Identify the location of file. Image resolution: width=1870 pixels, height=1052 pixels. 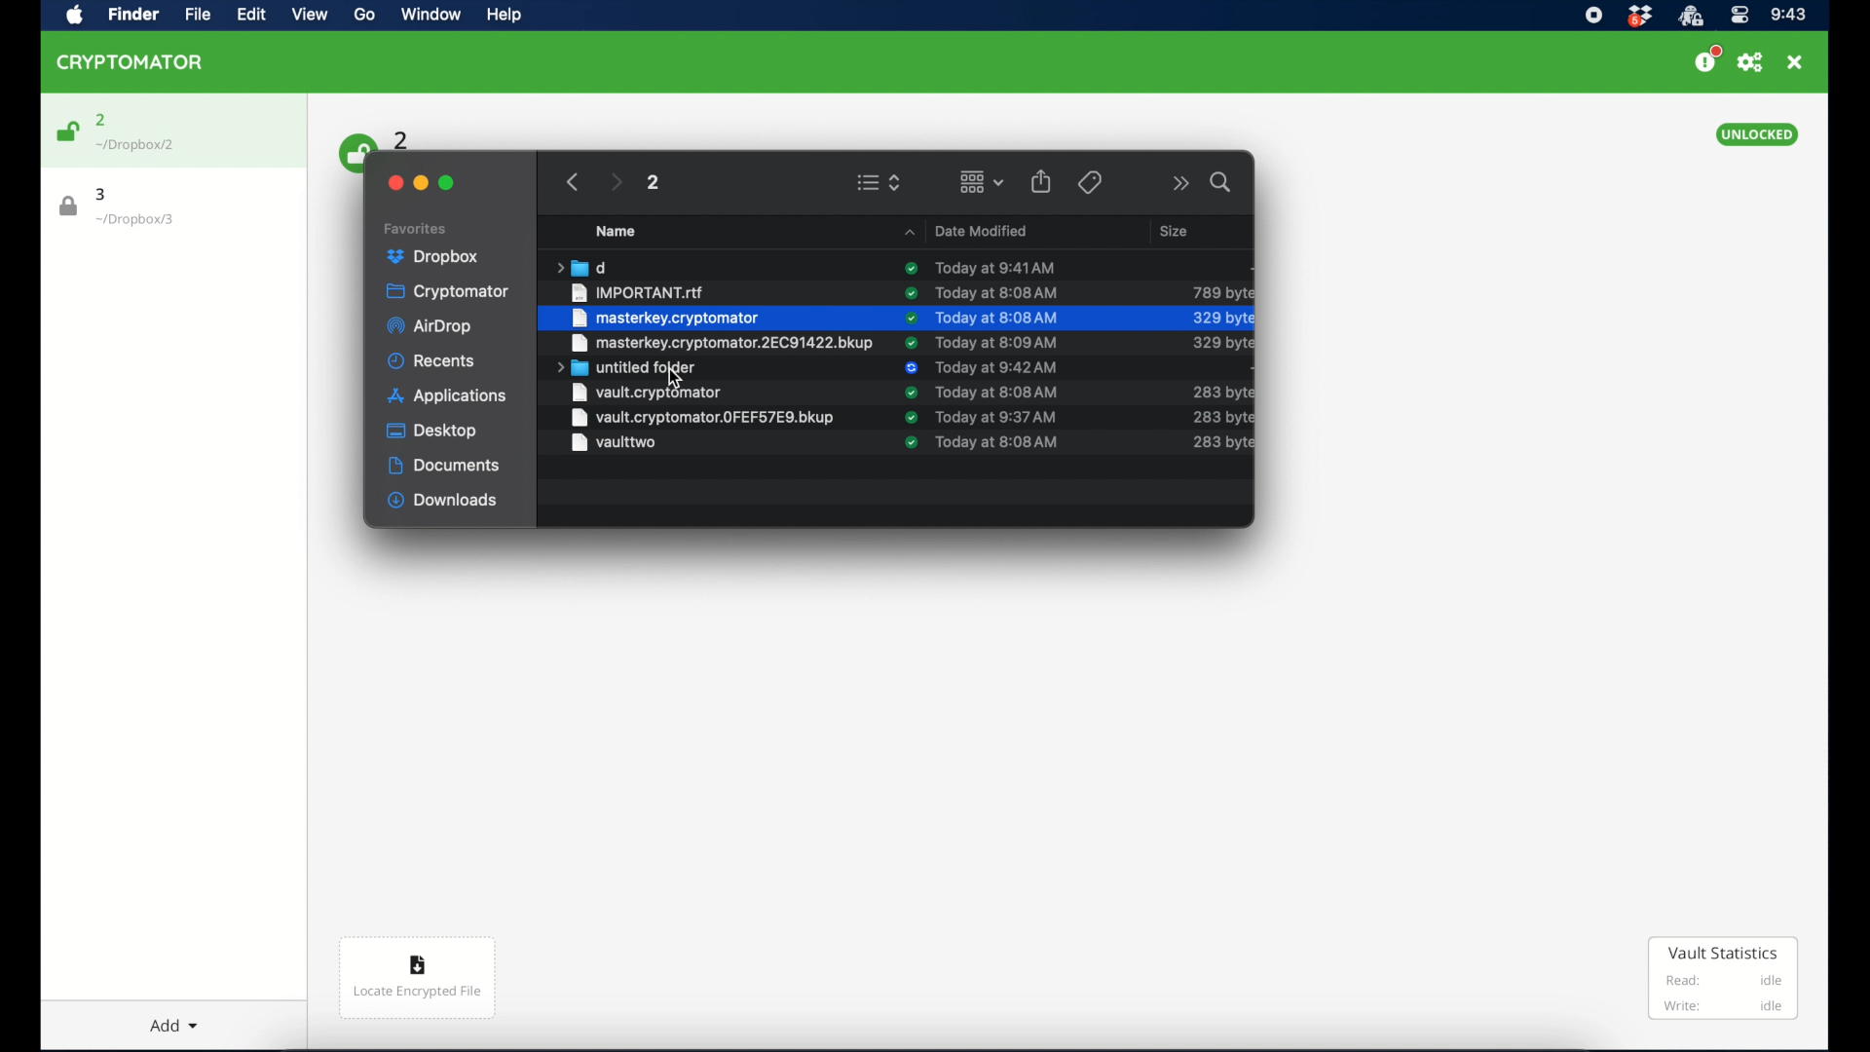
(193, 15).